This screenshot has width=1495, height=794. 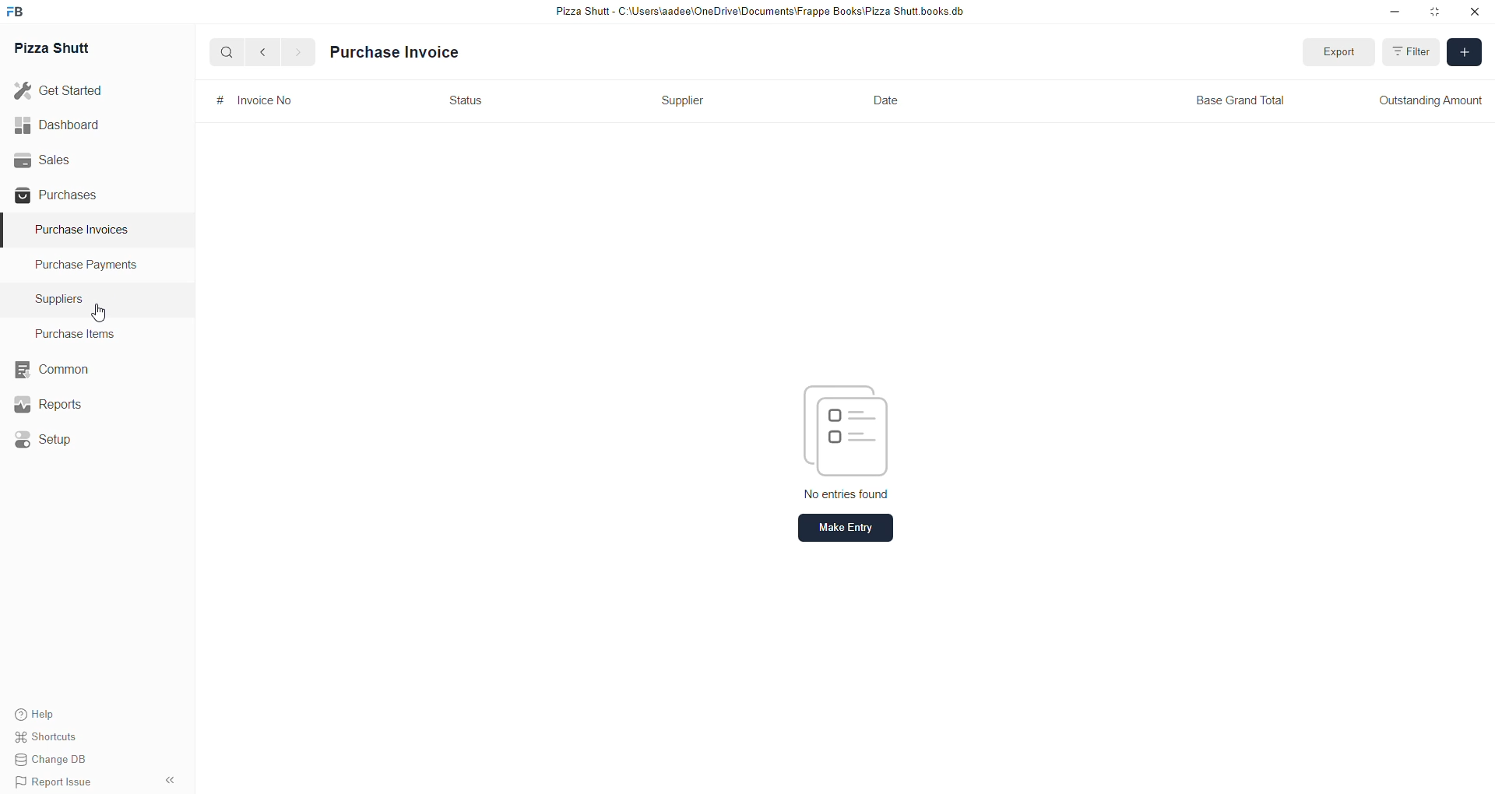 I want to click on Pizza Shutt - C:\Users\aadee\OneDrive\Documents\Frappe Books\Pizza Shutt books.db, so click(x=758, y=13).